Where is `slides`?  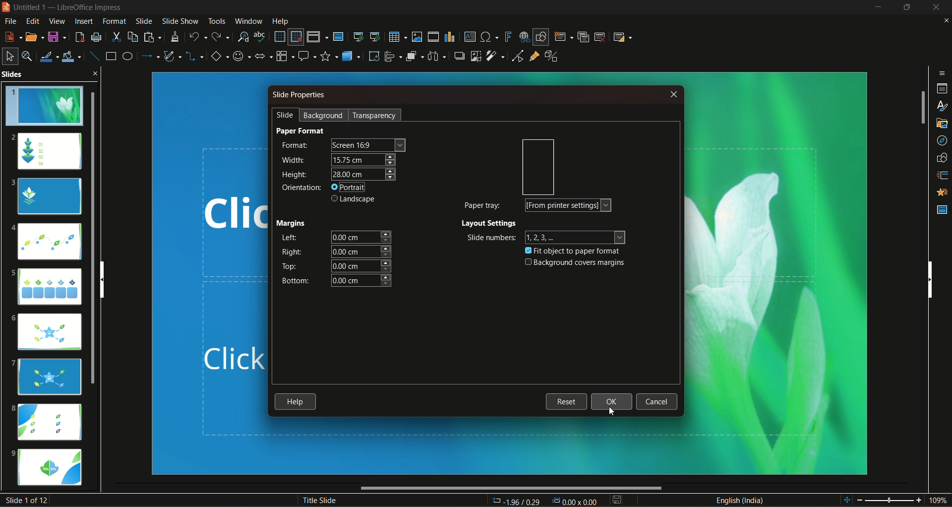 slides is located at coordinates (41, 75).